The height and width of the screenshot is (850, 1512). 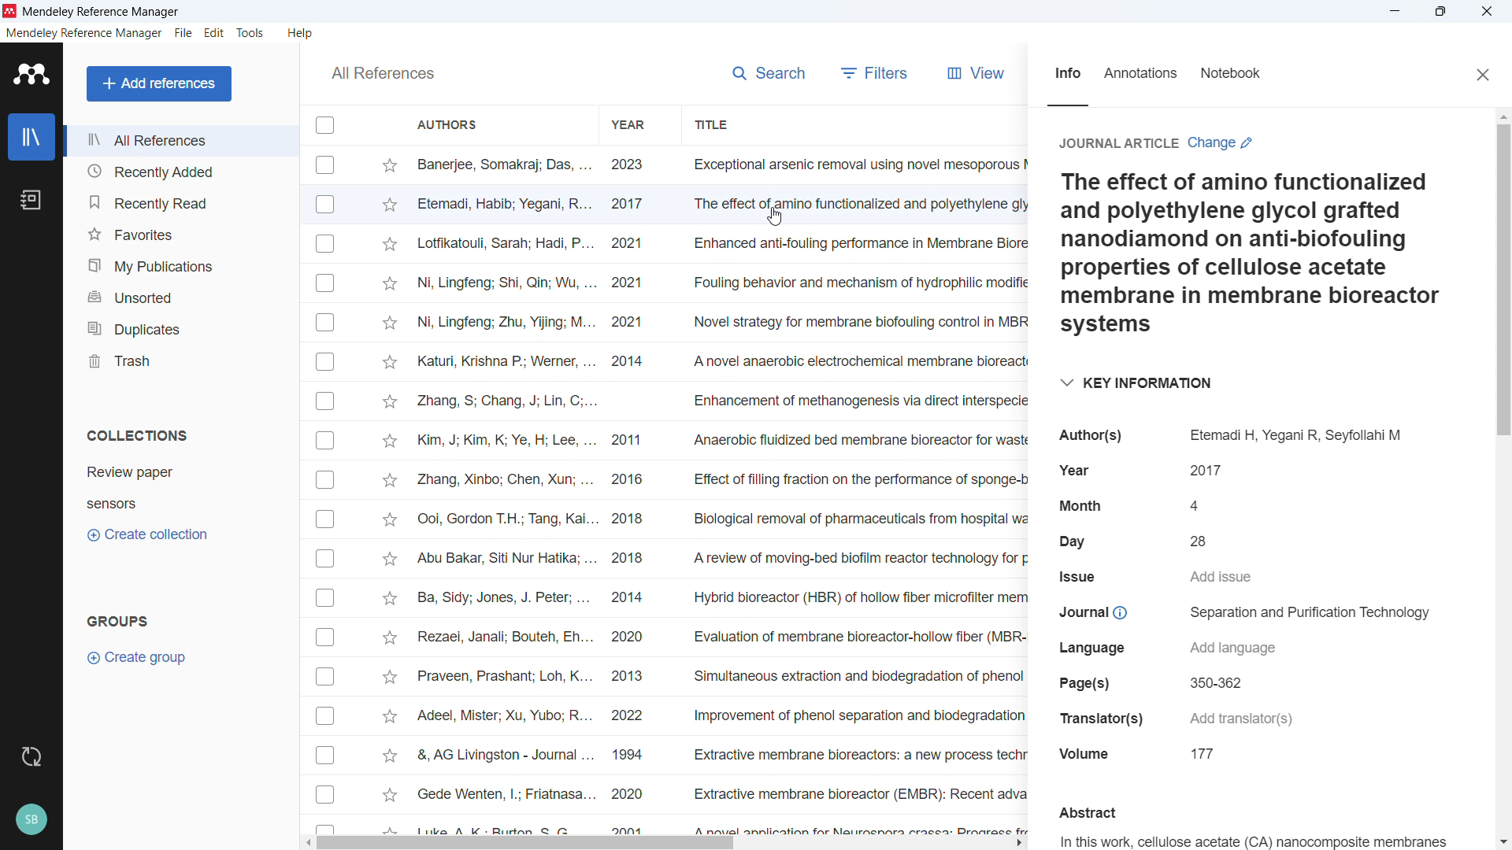 I want to click on notebook, so click(x=31, y=200).